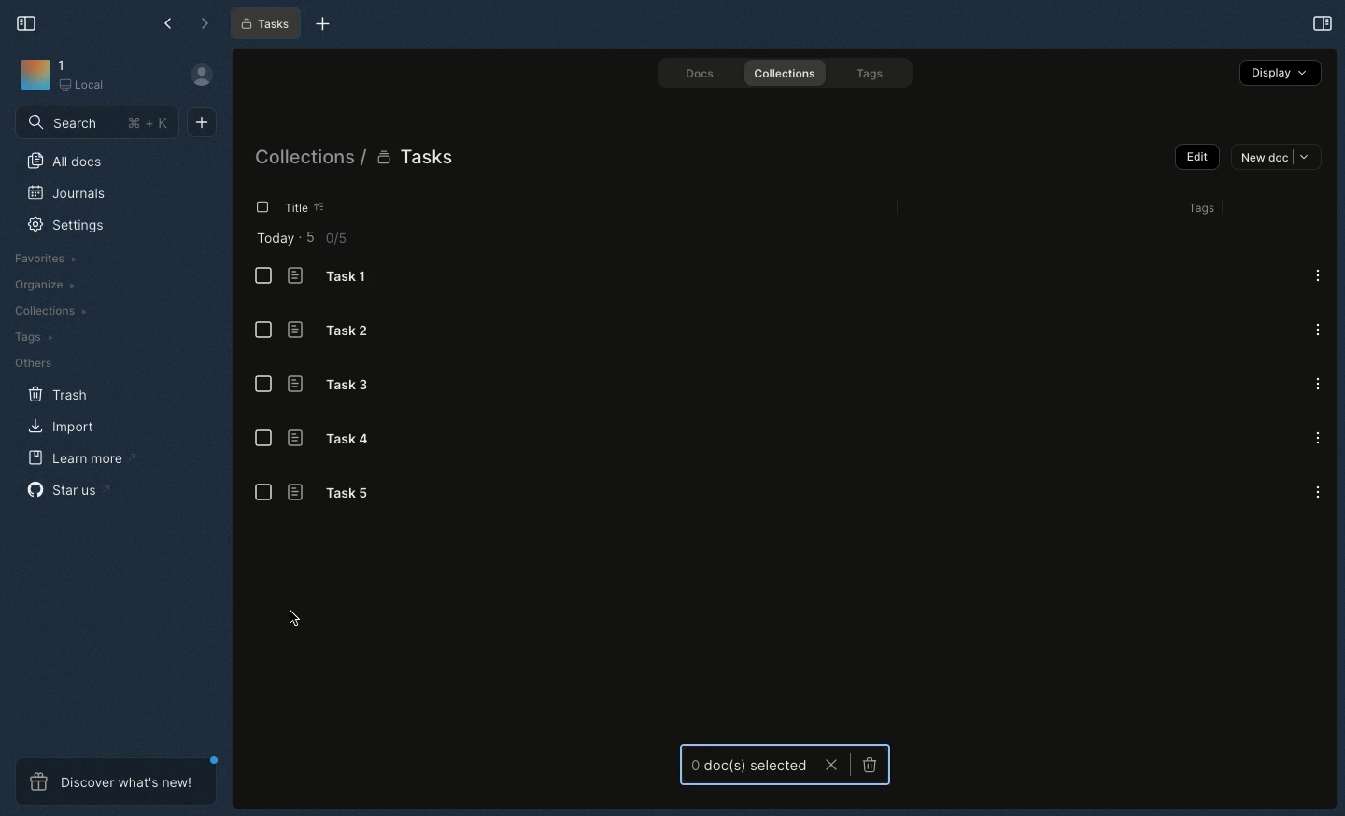  Describe the element at coordinates (97, 121) in the screenshot. I see `Search` at that location.